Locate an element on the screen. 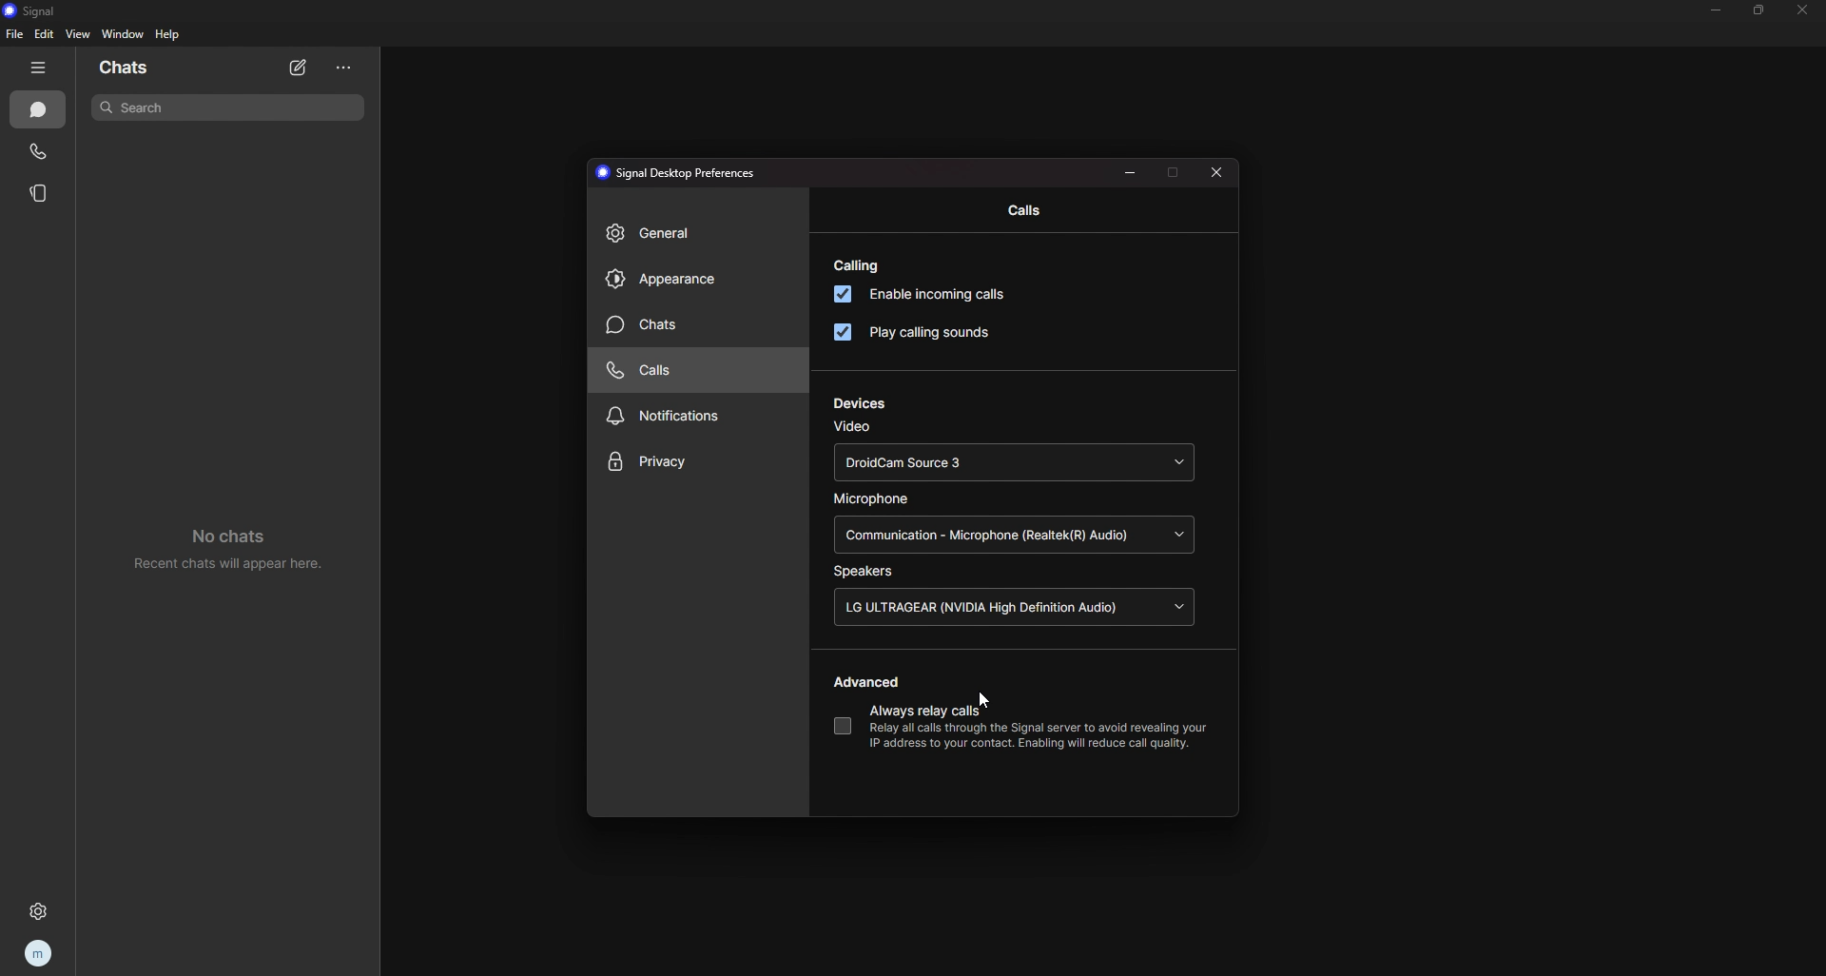  resize is located at coordinates (1760, 10).